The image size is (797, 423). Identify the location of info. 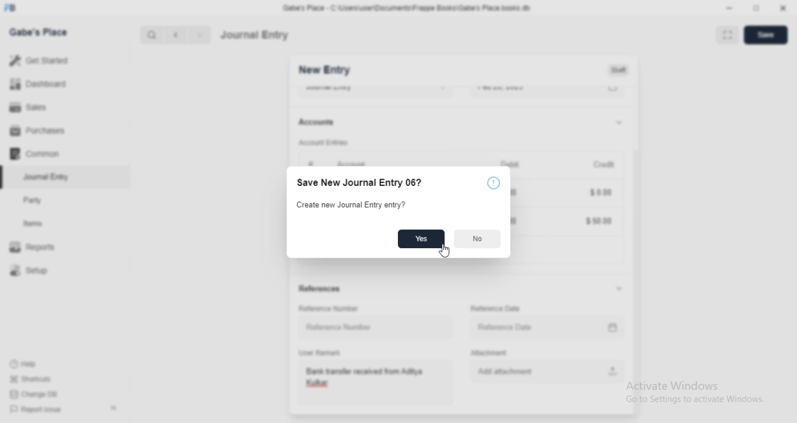
(494, 183).